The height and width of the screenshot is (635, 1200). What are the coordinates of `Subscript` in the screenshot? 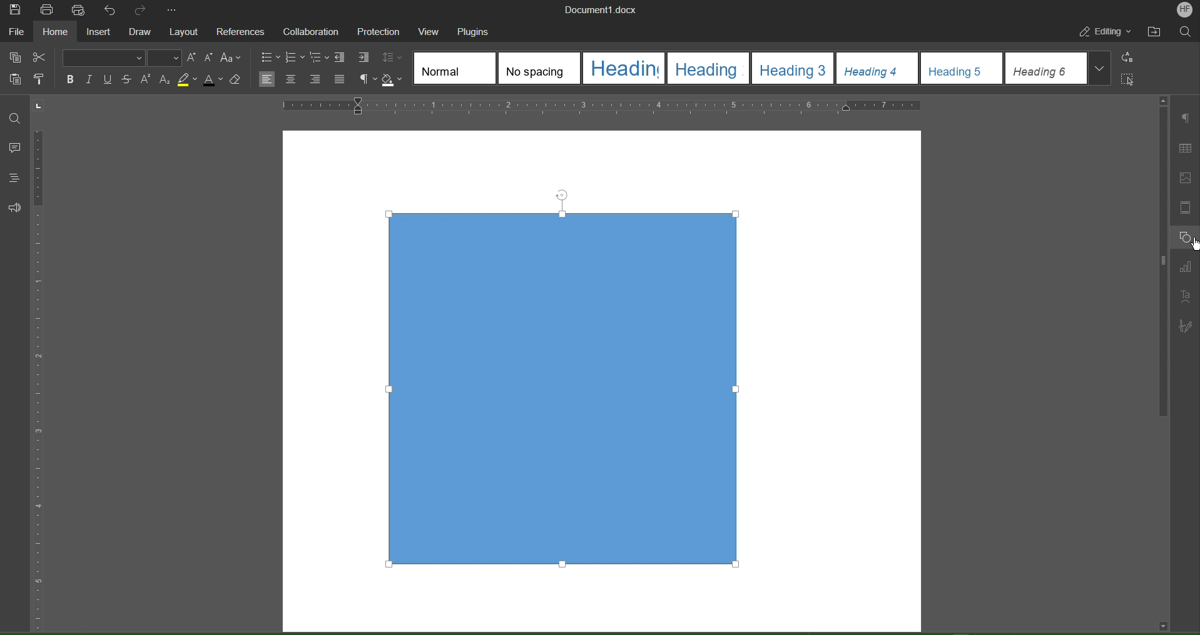 It's located at (165, 81).